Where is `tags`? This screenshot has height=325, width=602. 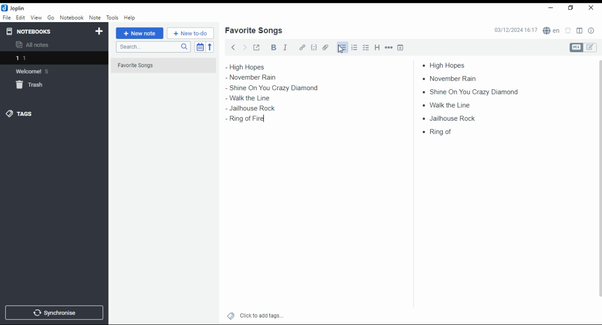
tags is located at coordinates (19, 113).